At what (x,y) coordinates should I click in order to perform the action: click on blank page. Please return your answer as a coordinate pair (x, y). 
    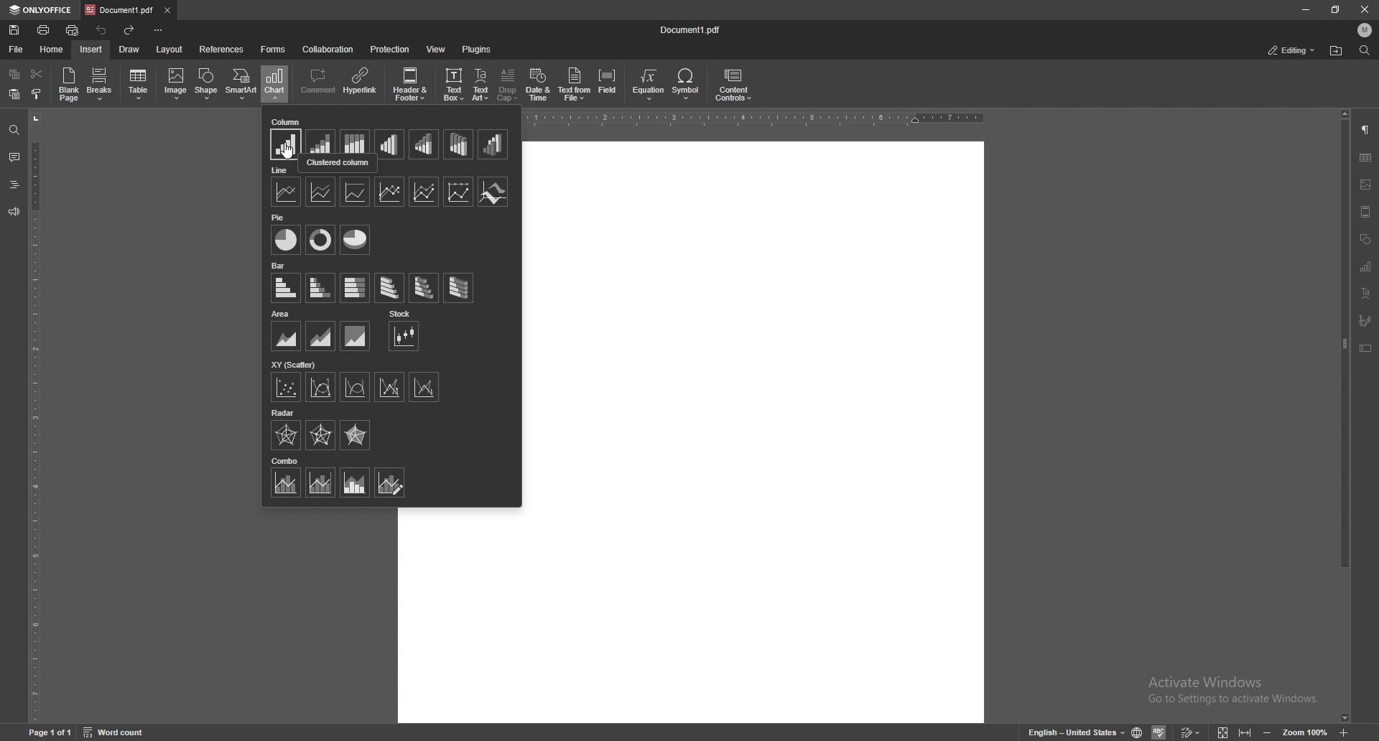
    Looking at the image, I should click on (70, 84).